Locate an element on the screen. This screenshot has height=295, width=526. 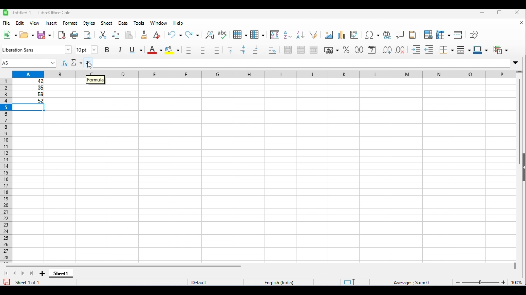
spelling is located at coordinates (223, 35).